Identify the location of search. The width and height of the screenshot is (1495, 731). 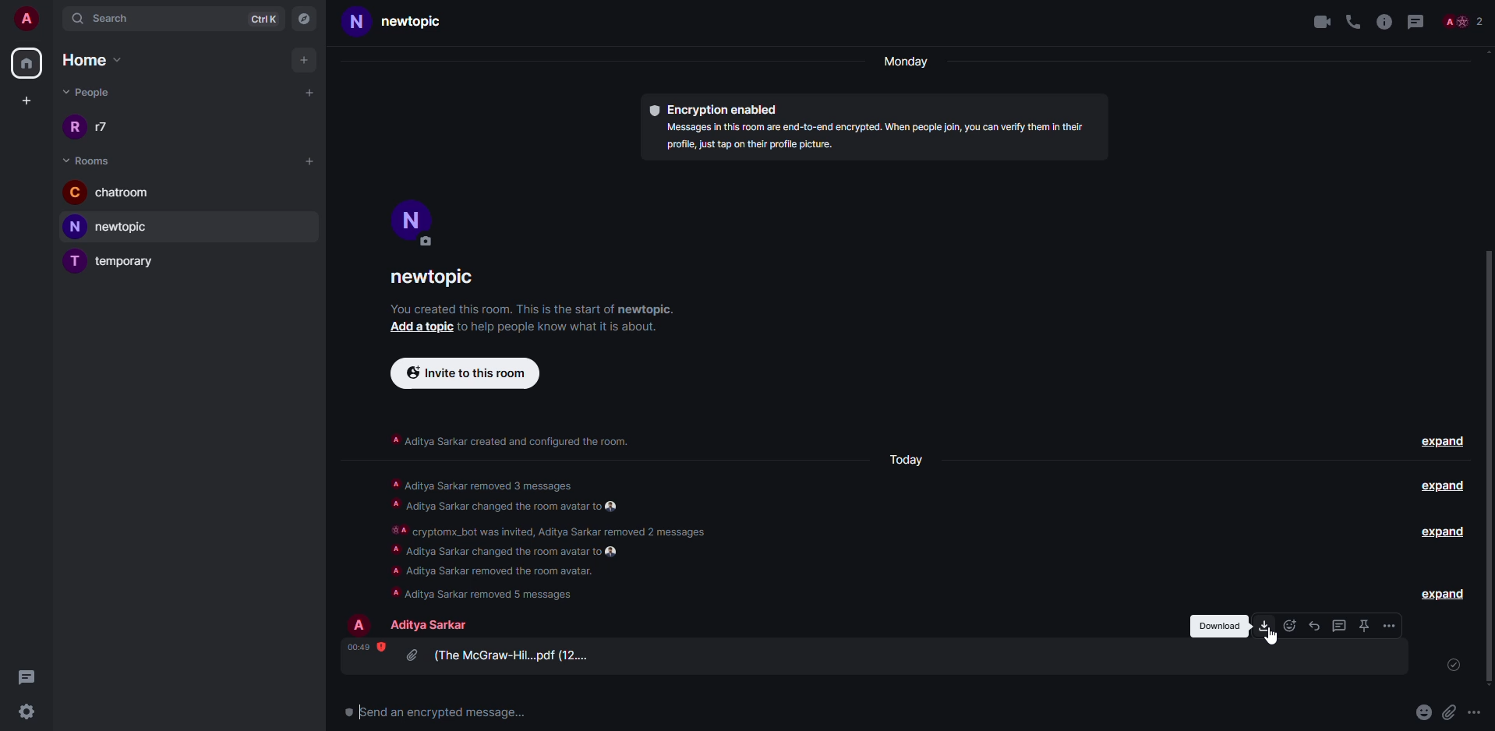
(114, 17).